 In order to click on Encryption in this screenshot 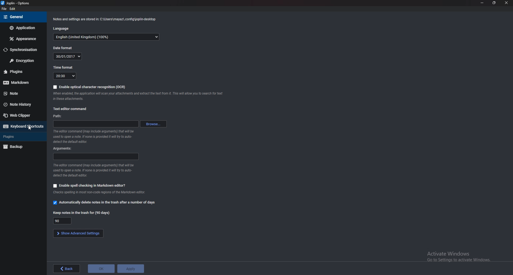, I will do `click(22, 61)`.